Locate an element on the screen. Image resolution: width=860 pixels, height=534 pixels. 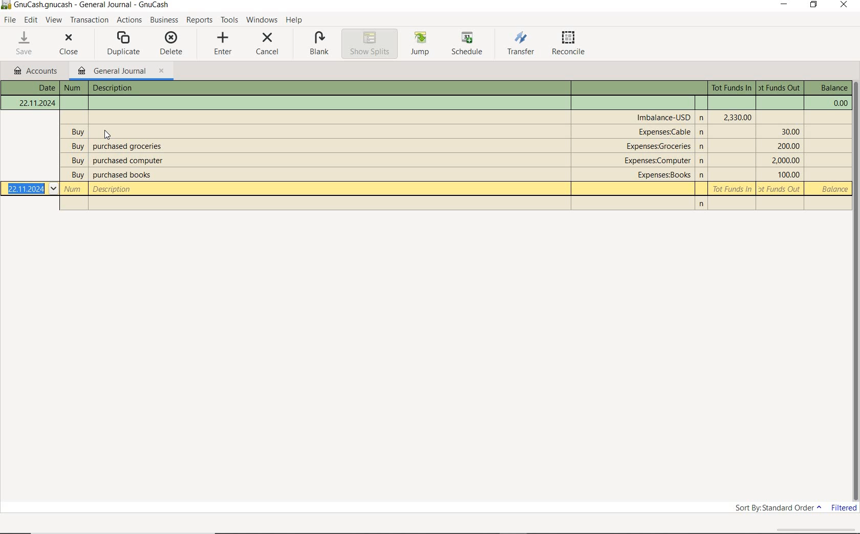
blank is located at coordinates (317, 44).